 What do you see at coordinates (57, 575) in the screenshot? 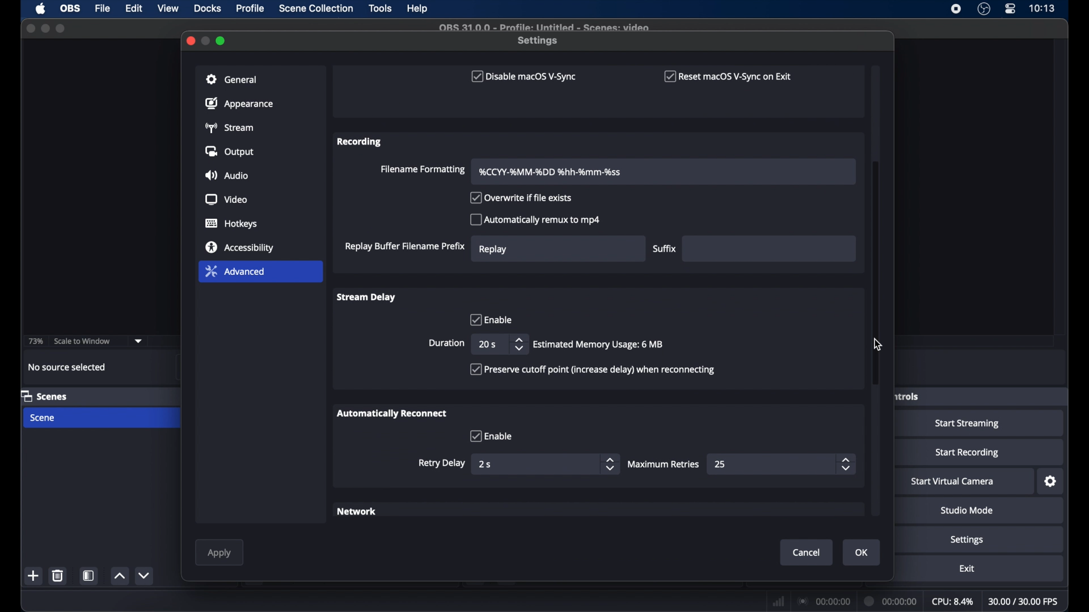
I see `delete` at bounding box center [57, 575].